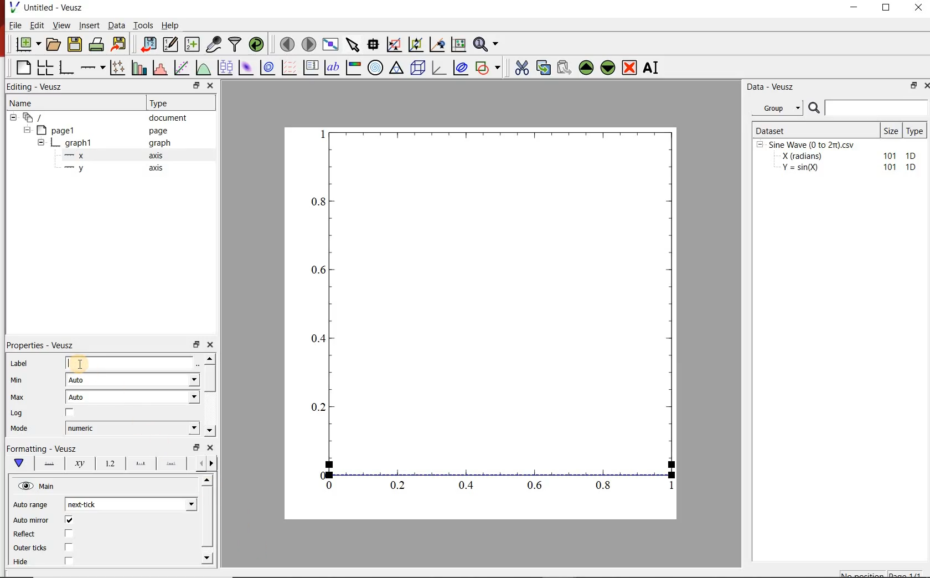 The image size is (930, 578). I want to click on go to next page, so click(309, 43).